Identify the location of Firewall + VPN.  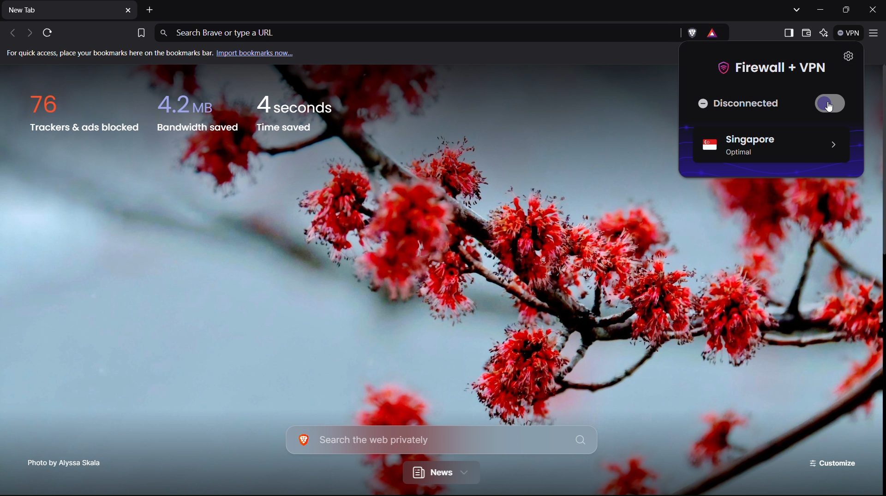
(772, 66).